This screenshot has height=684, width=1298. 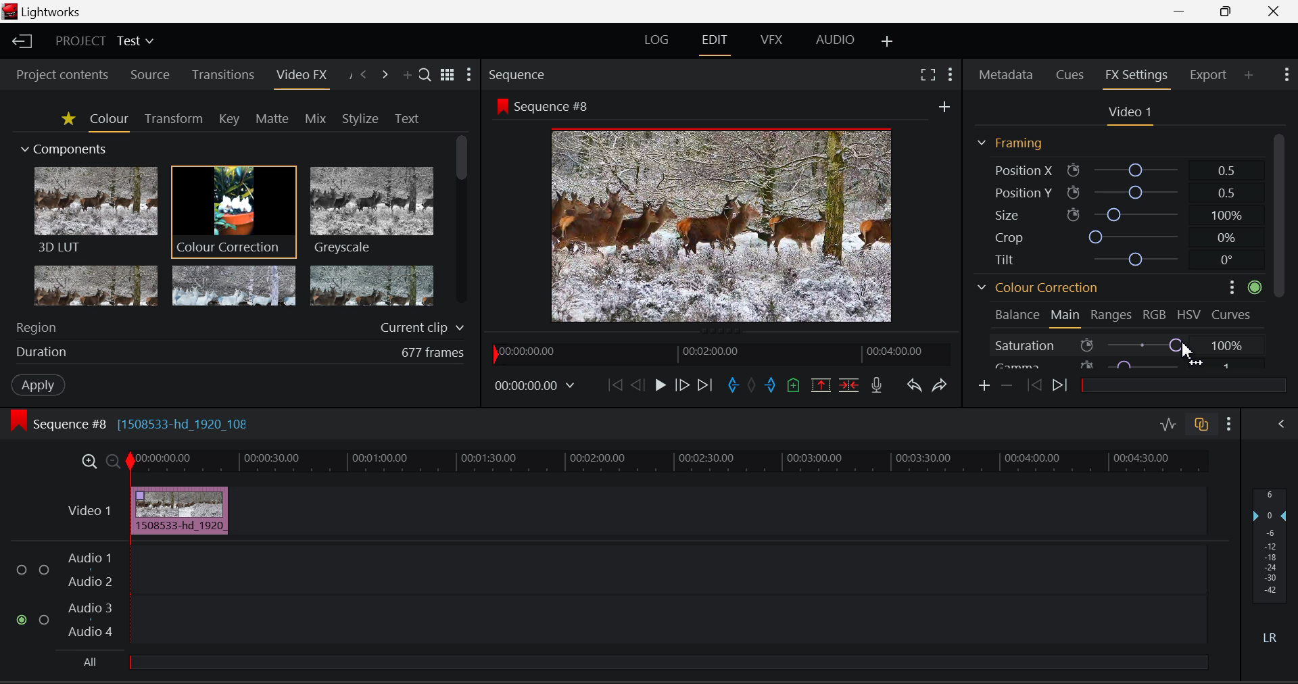 I want to click on Curves, so click(x=1232, y=313).